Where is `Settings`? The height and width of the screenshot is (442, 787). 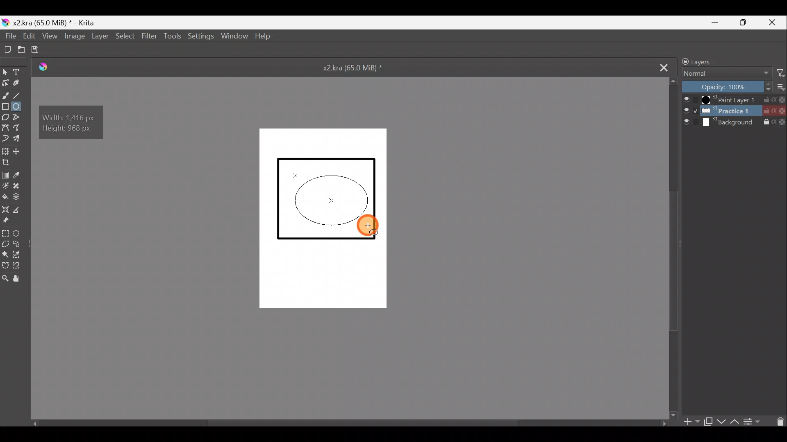 Settings is located at coordinates (201, 37).